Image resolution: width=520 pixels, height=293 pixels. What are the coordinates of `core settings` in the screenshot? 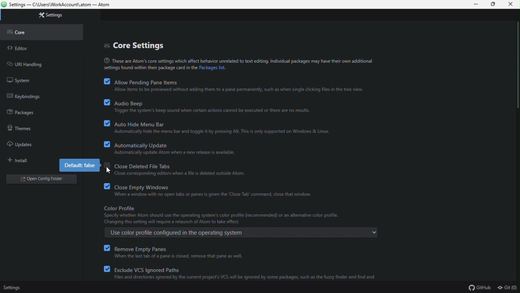 It's located at (135, 44).